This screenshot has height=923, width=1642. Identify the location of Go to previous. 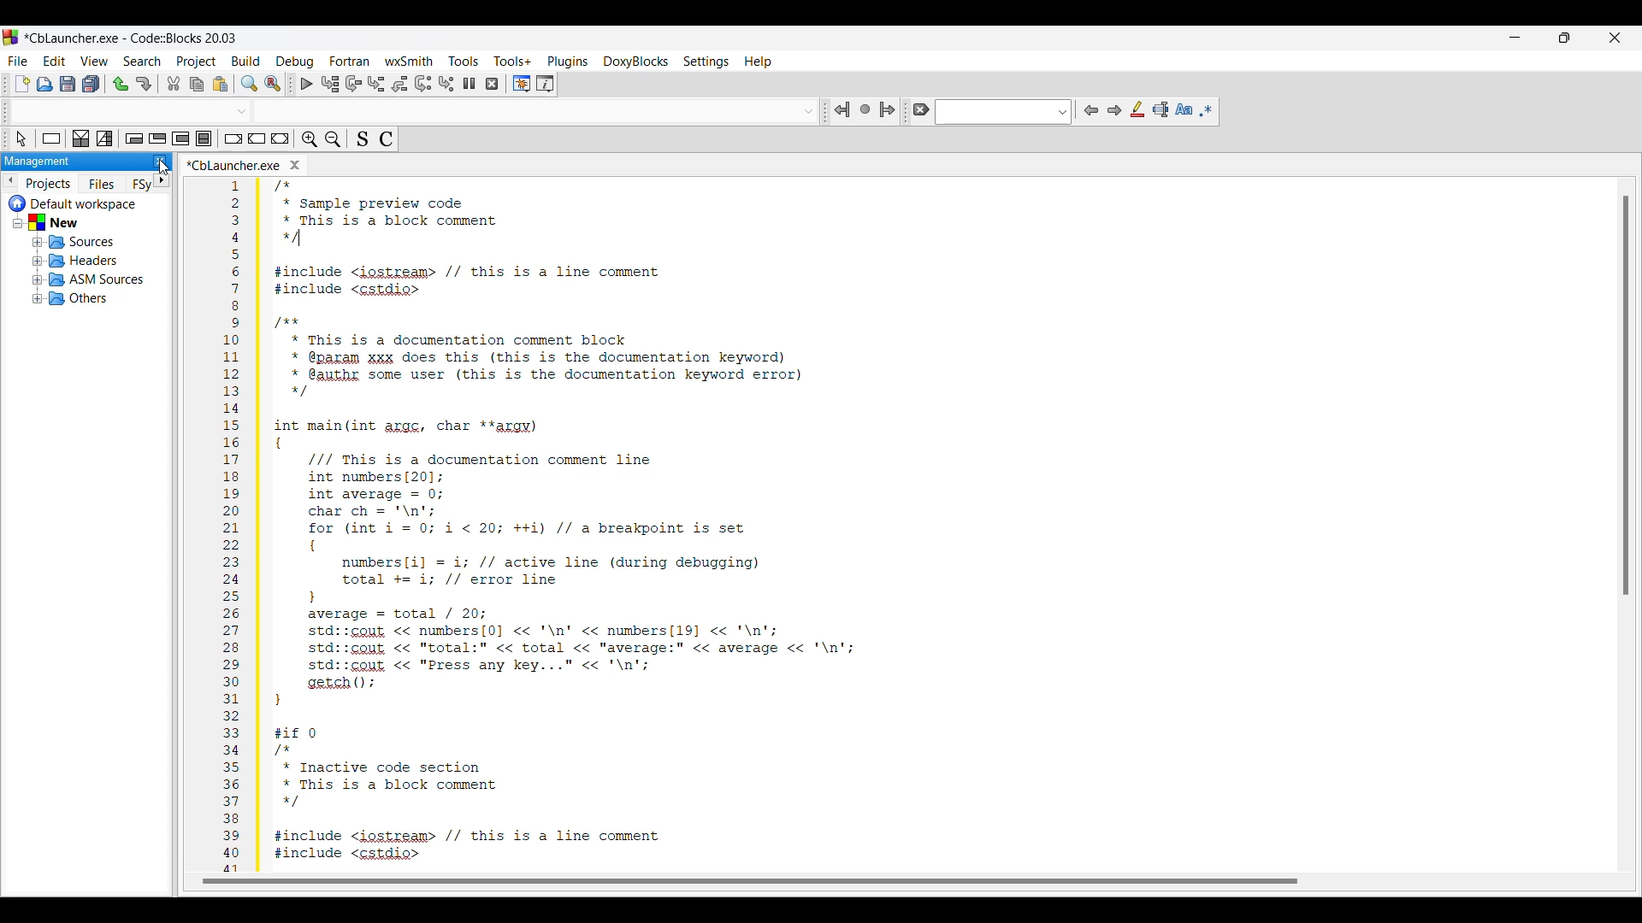
(9, 180).